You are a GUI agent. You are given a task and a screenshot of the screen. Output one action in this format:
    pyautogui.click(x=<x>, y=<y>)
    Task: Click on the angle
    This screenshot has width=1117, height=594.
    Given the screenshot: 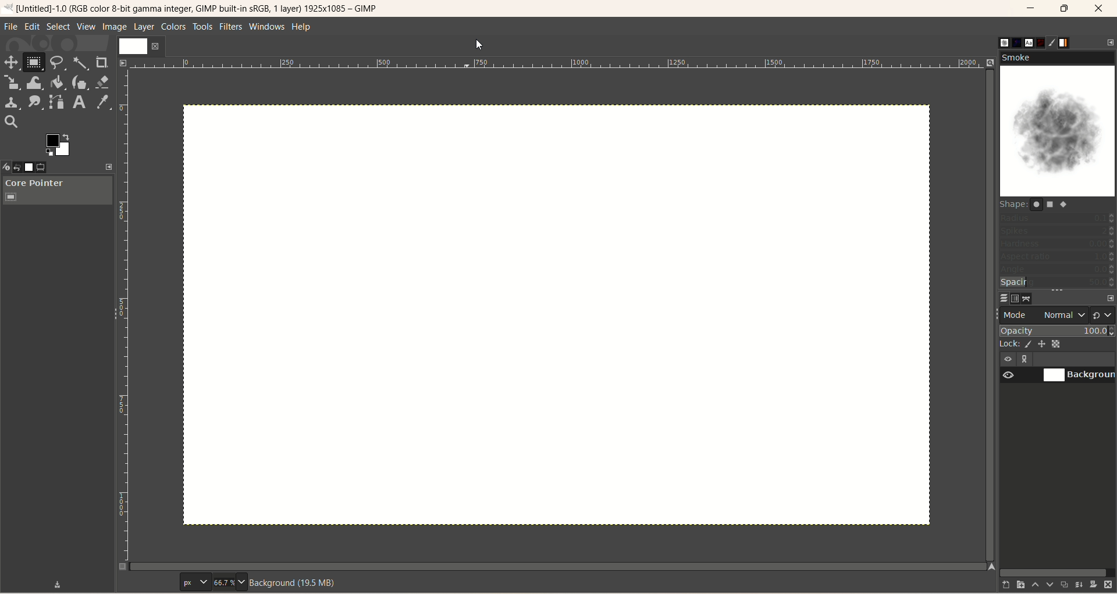 What is the action you would take?
    pyautogui.click(x=1056, y=270)
    